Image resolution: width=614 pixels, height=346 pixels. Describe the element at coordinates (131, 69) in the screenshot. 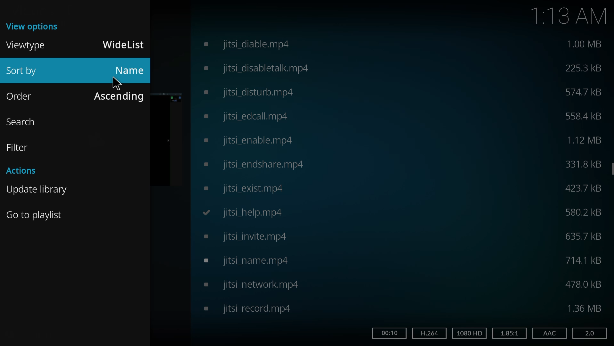

I see `name` at that location.